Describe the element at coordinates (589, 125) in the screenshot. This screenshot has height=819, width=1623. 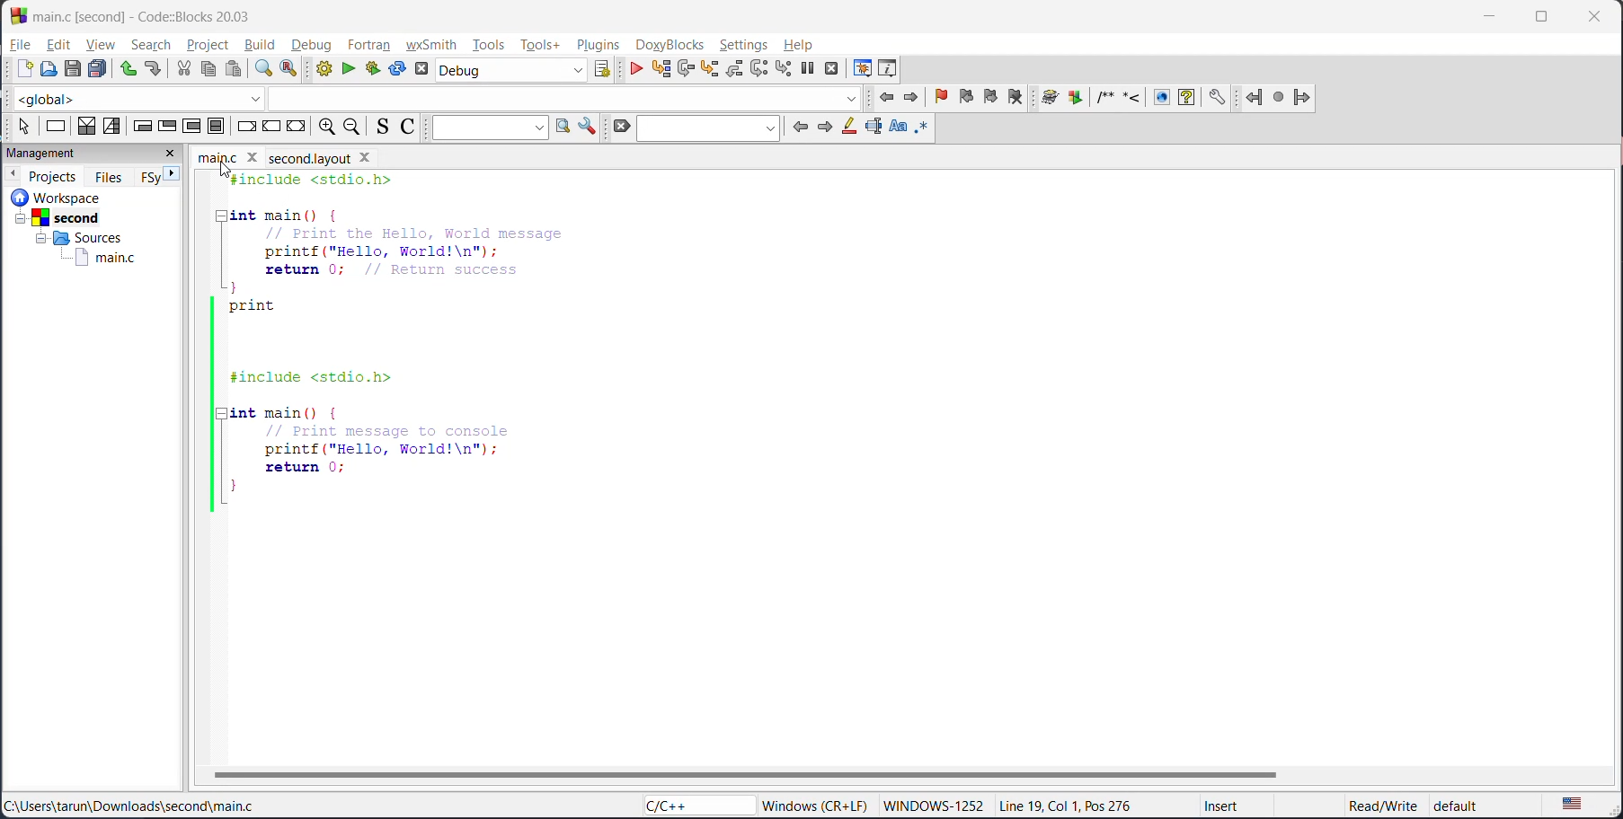
I see `show options window` at that location.